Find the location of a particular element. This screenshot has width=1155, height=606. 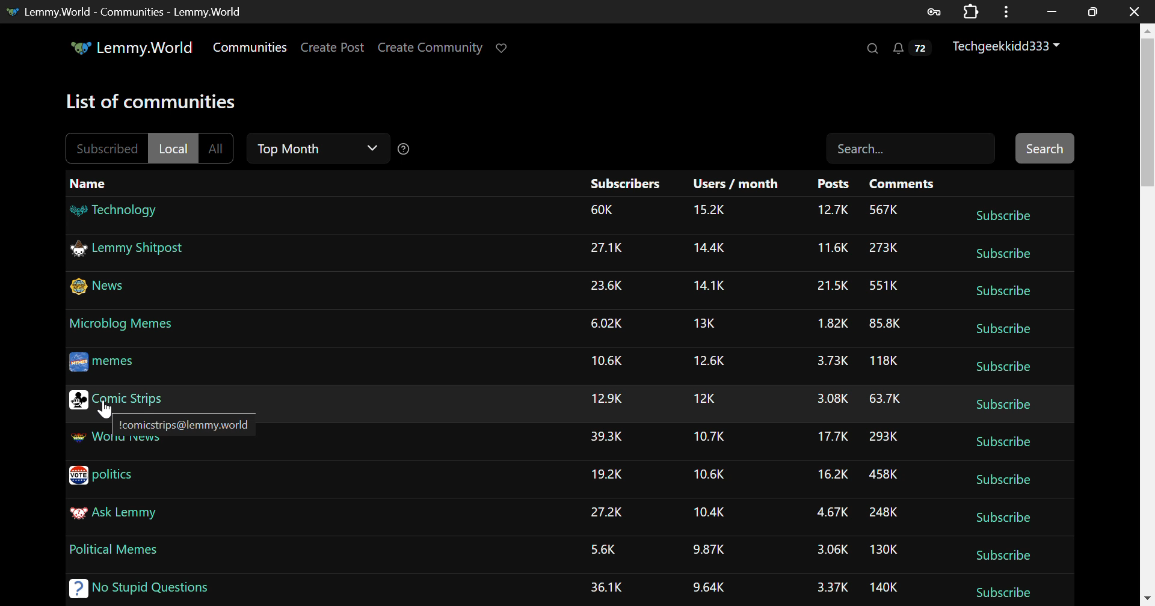

Communities is located at coordinates (250, 47).